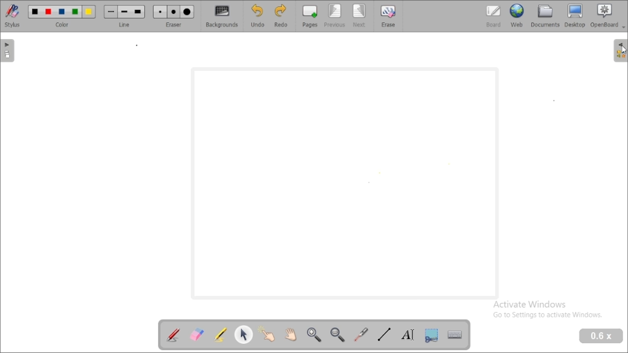 The width and height of the screenshot is (628, 353). I want to click on documents, so click(546, 16).